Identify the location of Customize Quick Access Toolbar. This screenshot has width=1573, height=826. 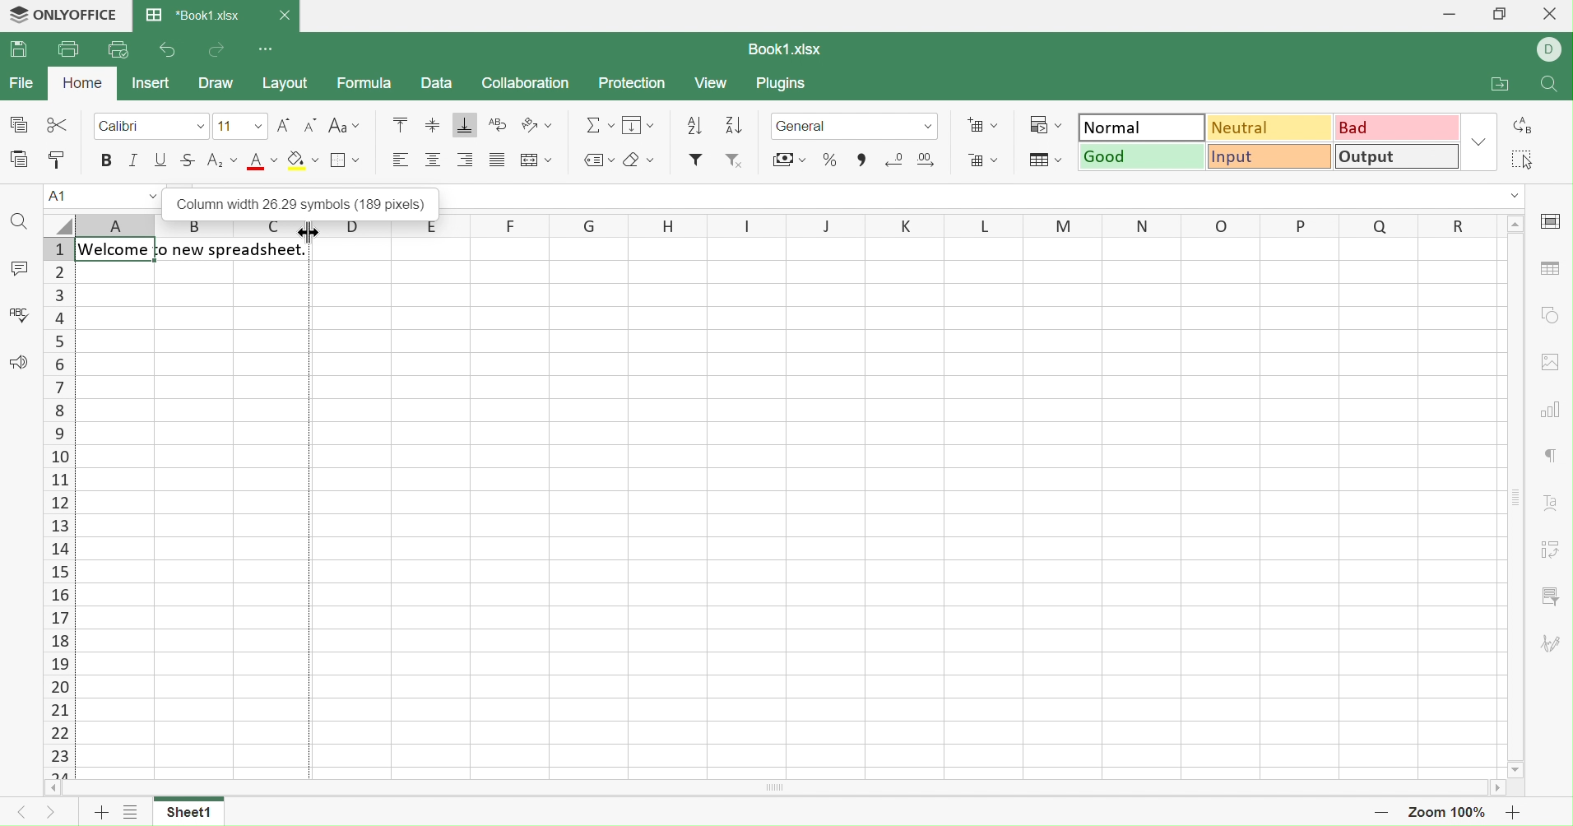
(267, 51).